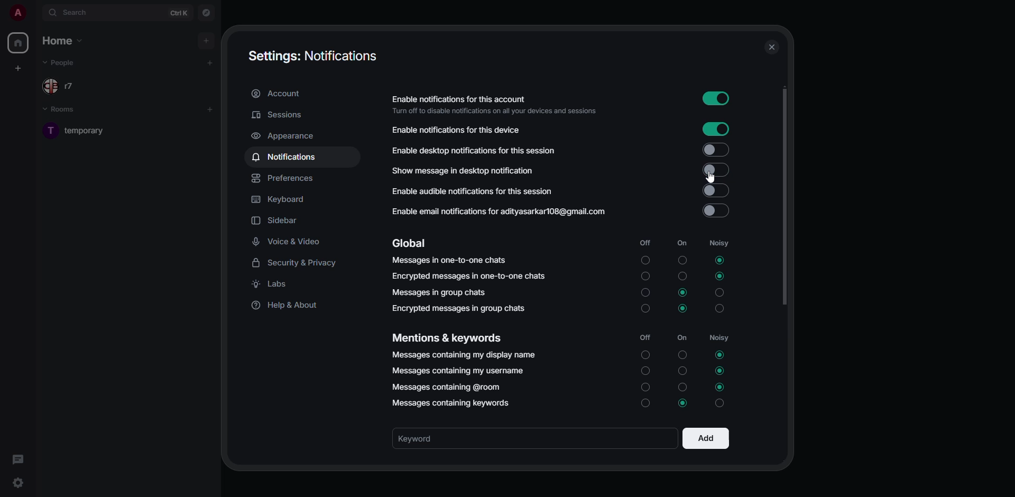 The height and width of the screenshot is (497, 1015). Describe the element at coordinates (498, 104) in the screenshot. I see `enable notifications for this account` at that location.